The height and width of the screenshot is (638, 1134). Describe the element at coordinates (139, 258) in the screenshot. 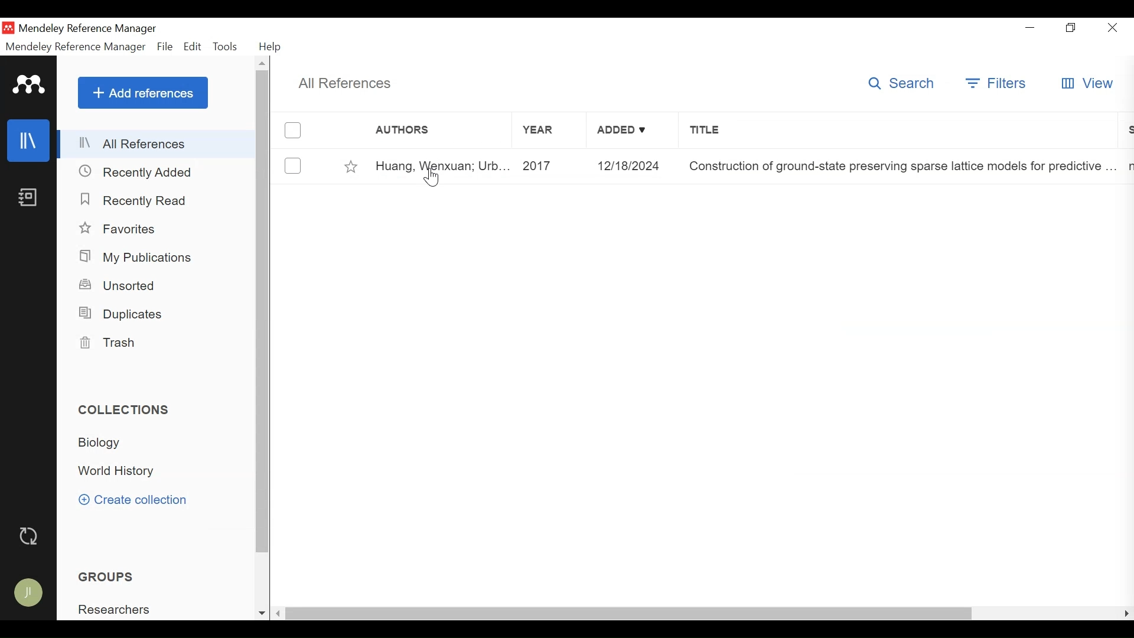

I see `My Publications` at that location.